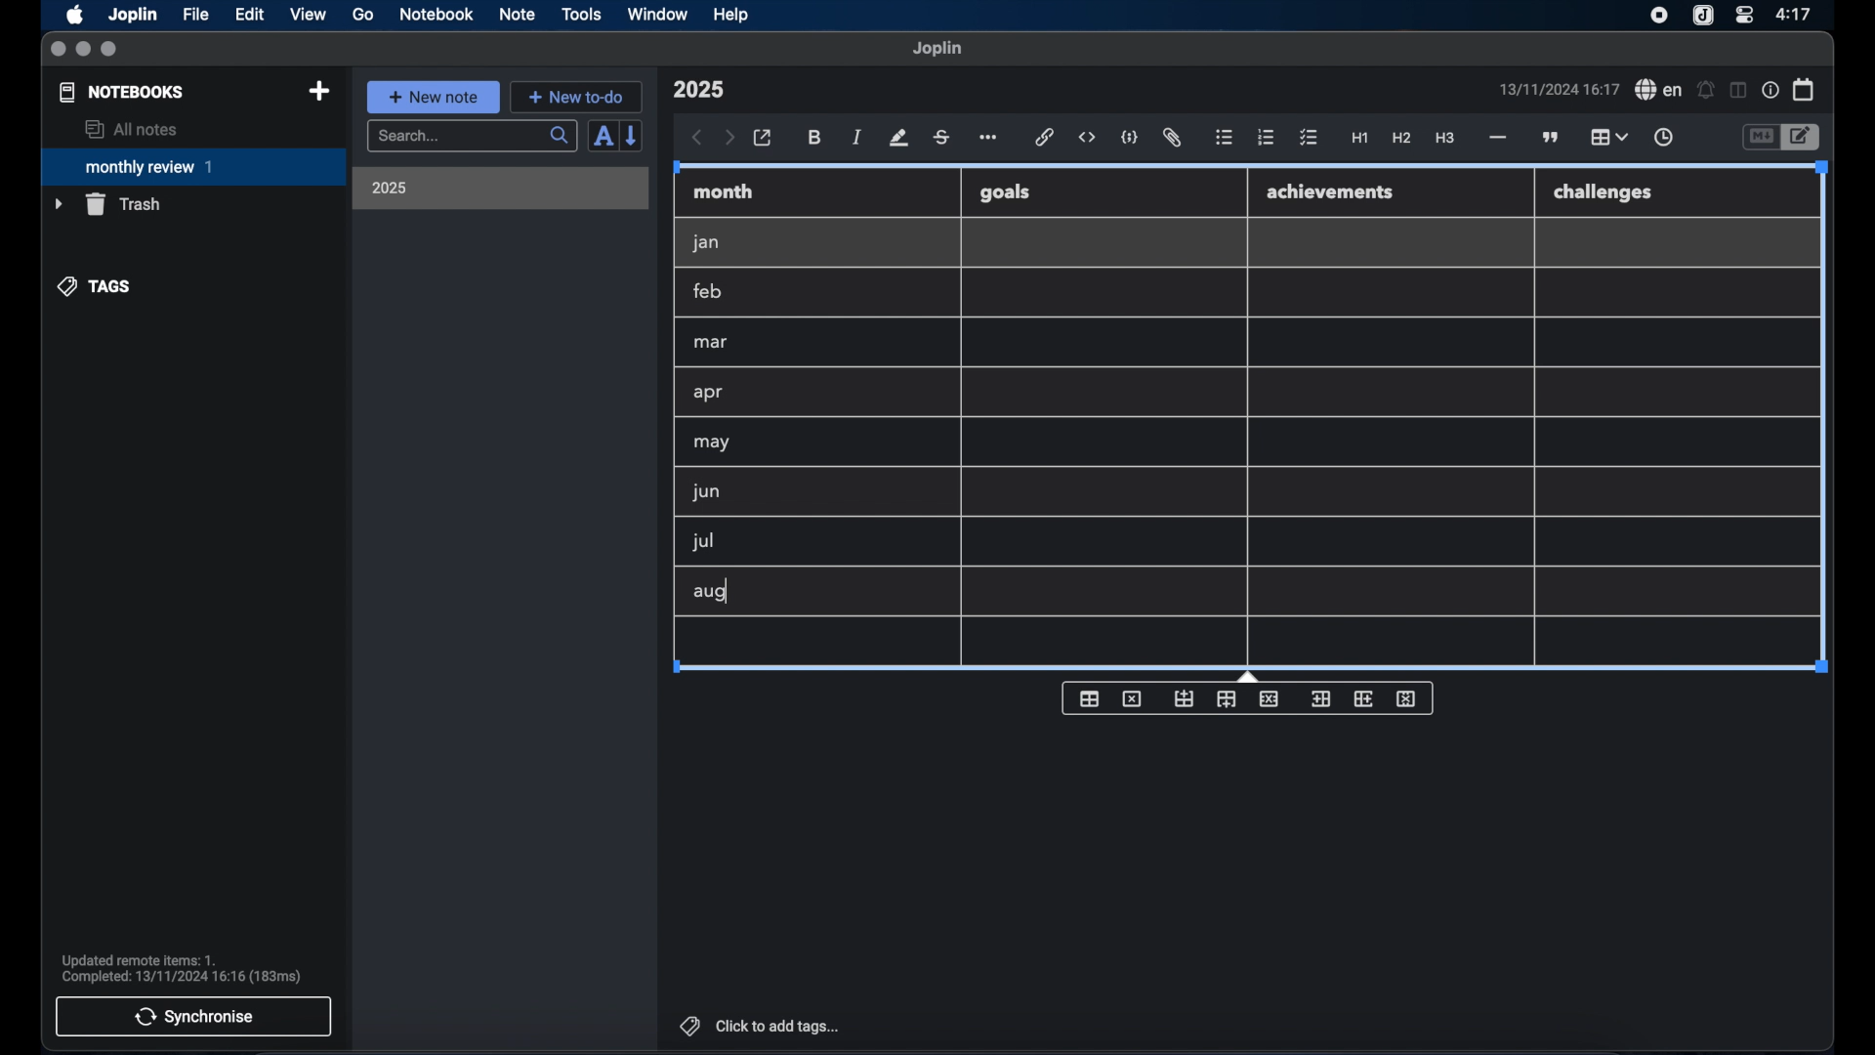 This screenshot has height=1055, width=1875. I want to click on all notes, so click(131, 129).